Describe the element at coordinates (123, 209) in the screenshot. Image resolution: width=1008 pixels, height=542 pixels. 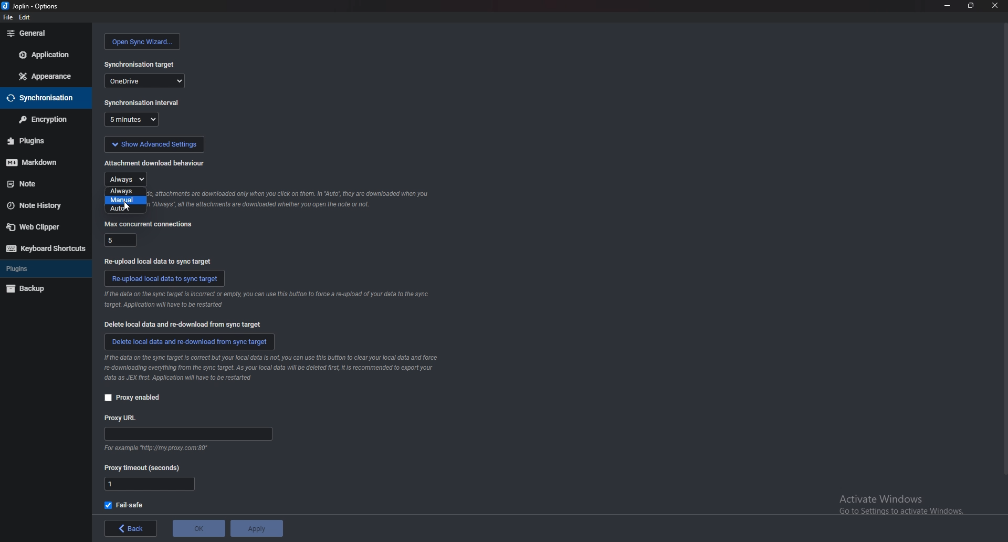
I see `auto` at that location.